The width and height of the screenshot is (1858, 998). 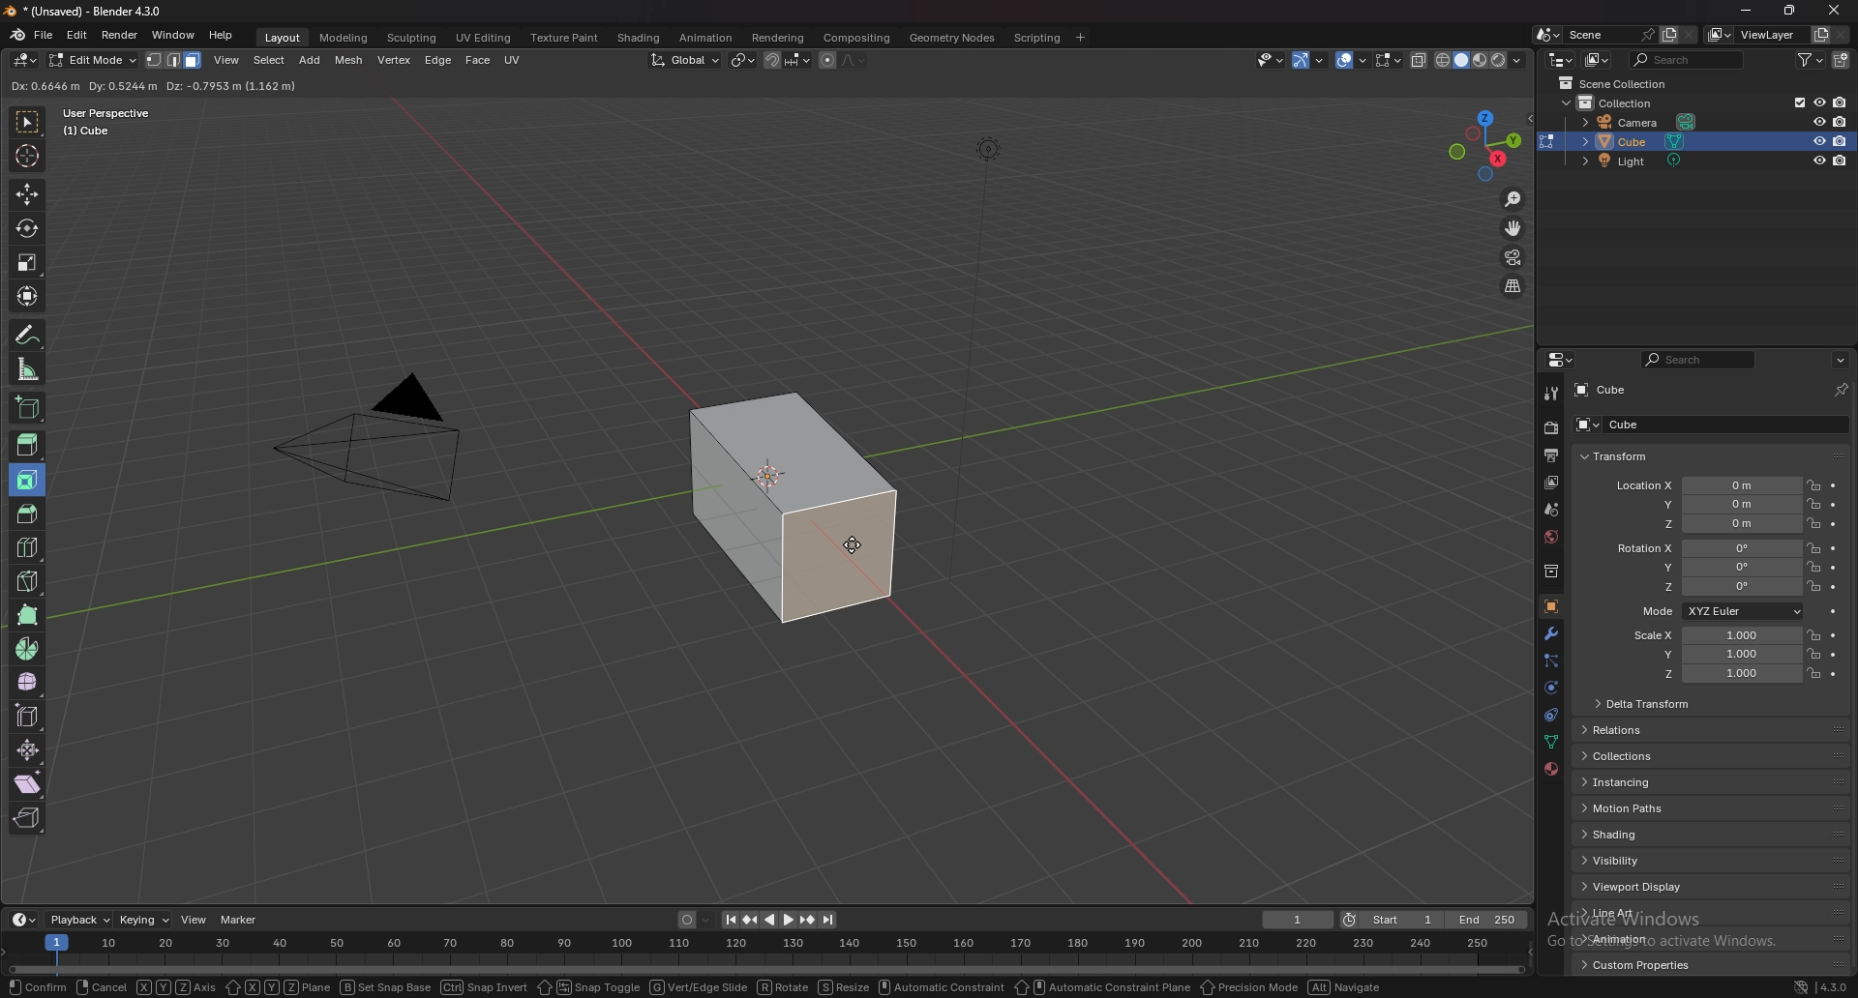 What do you see at coordinates (1624, 103) in the screenshot?
I see `collection` at bounding box center [1624, 103].